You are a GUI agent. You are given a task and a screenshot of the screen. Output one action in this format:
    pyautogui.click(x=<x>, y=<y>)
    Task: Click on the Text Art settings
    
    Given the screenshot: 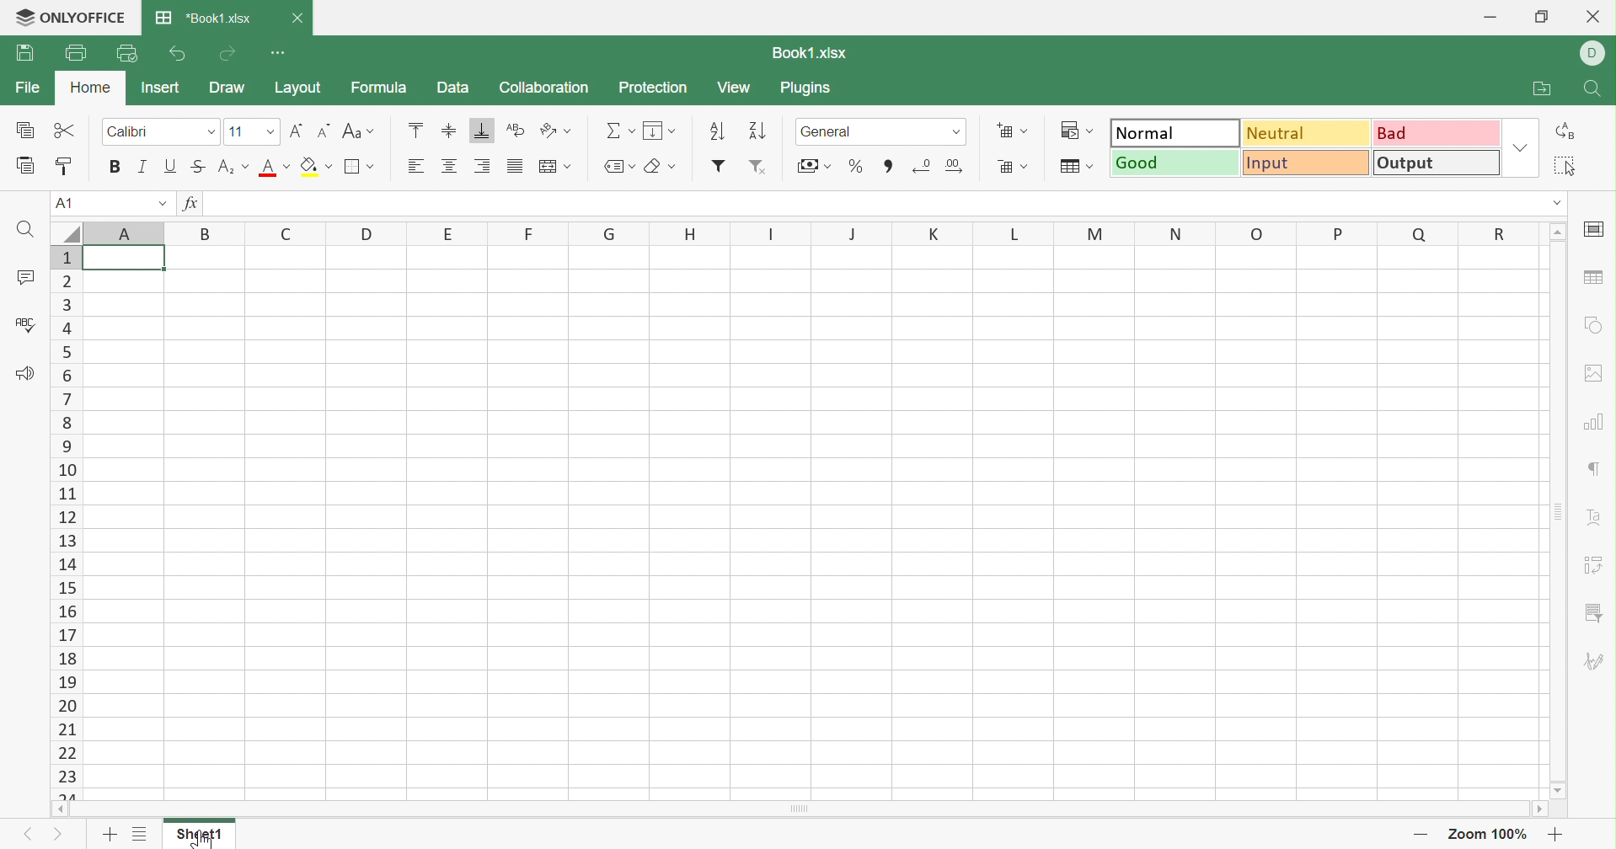 What is the action you would take?
    pyautogui.click(x=1596, y=515)
    